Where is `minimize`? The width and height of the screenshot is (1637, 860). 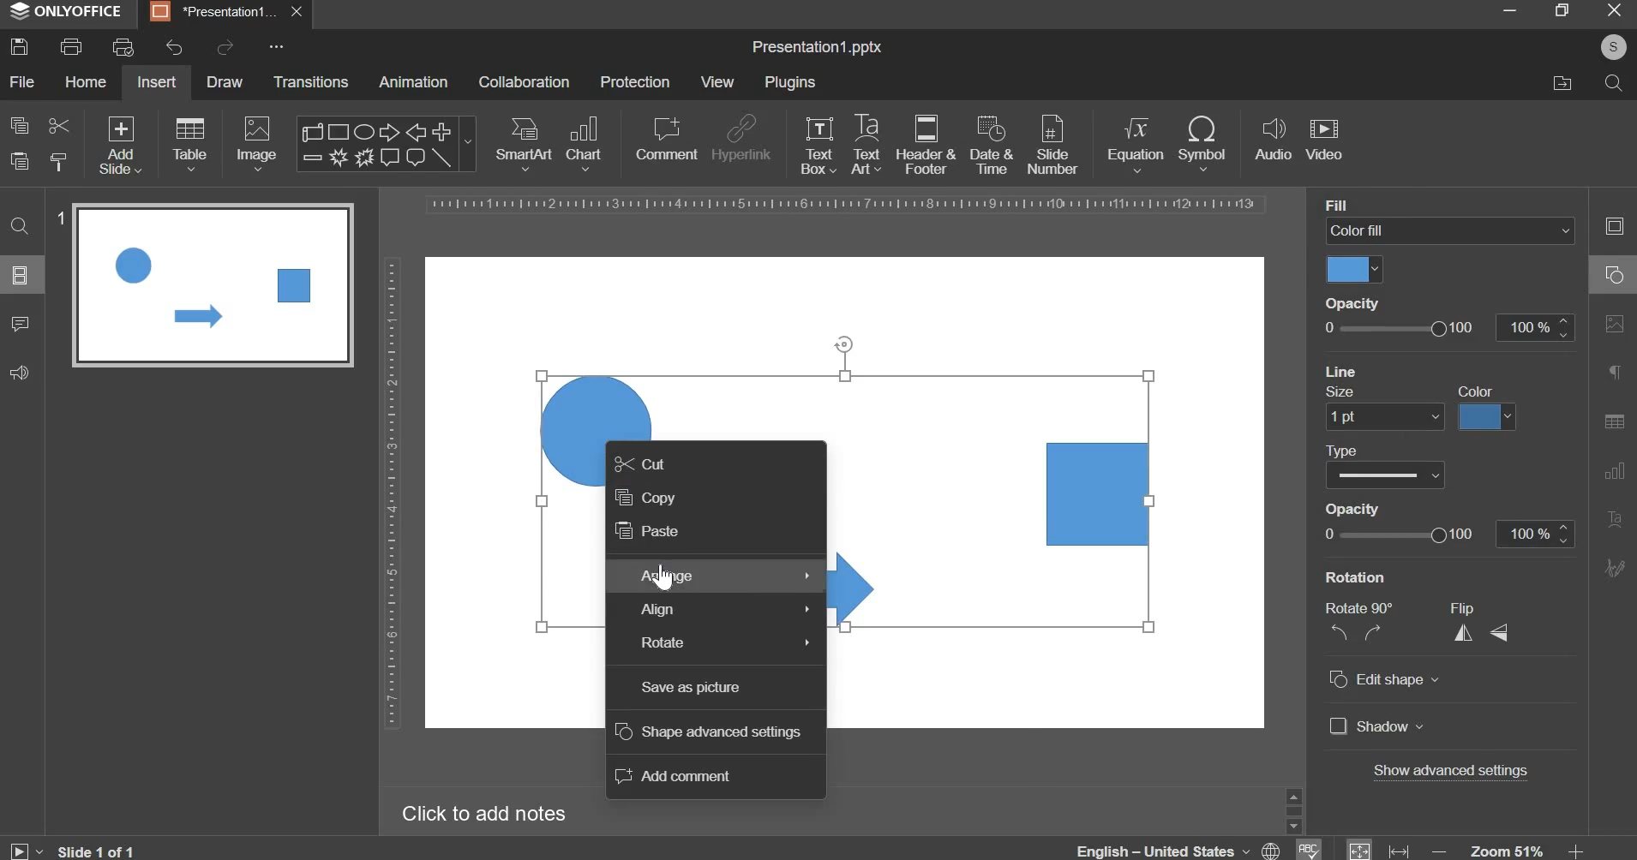
minimize is located at coordinates (1508, 9).